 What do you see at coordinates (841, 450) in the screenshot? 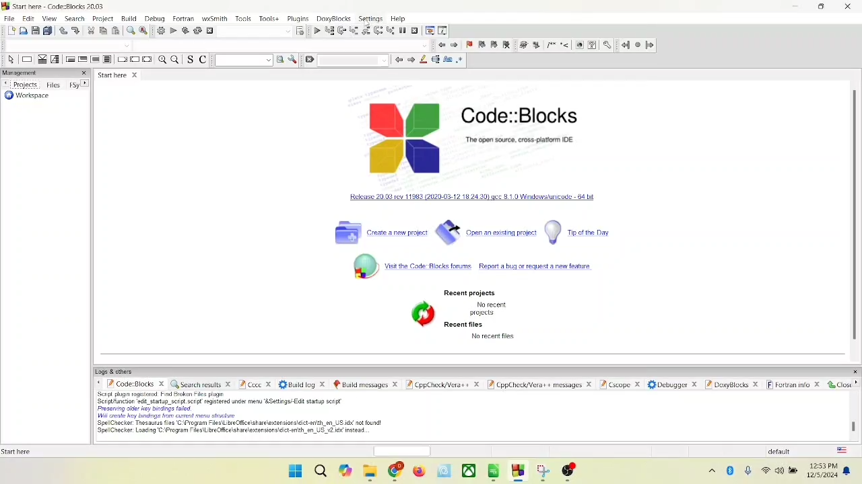
I see `language` at bounding box center [841, 450].